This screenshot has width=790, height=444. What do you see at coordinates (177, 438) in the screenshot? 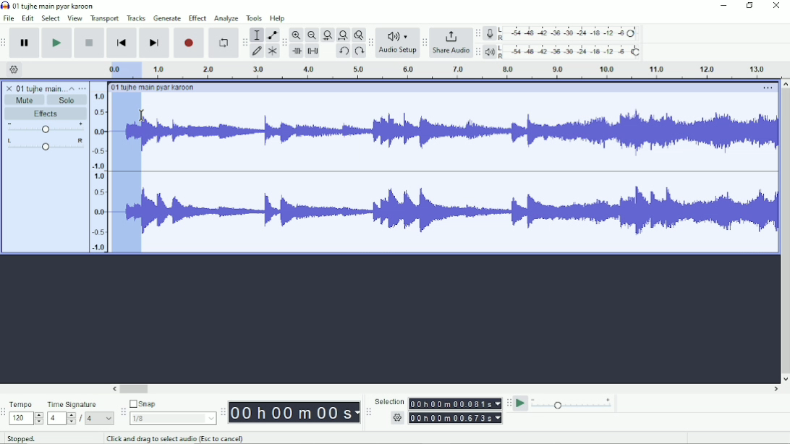
I see `Click and drag to select audio(Esc to cancel)` at bounding box center [177, 438].